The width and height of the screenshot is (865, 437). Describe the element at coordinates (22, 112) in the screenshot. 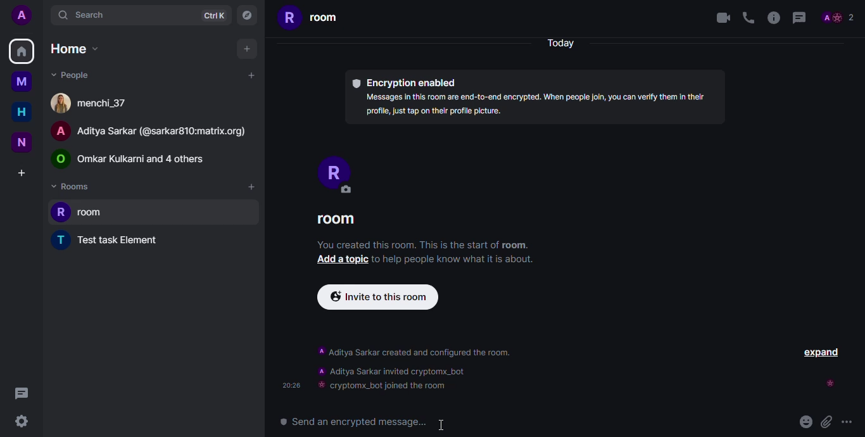

I see `home` at that location.